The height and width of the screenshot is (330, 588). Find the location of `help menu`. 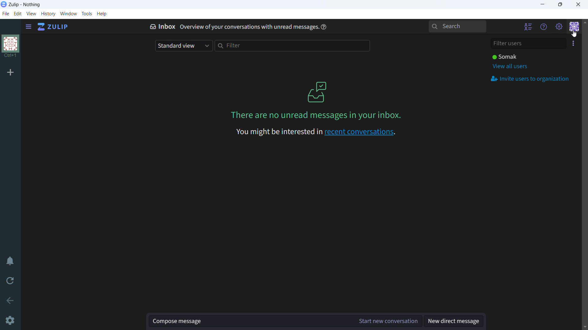

help menu is located at coordinates (544, 27).